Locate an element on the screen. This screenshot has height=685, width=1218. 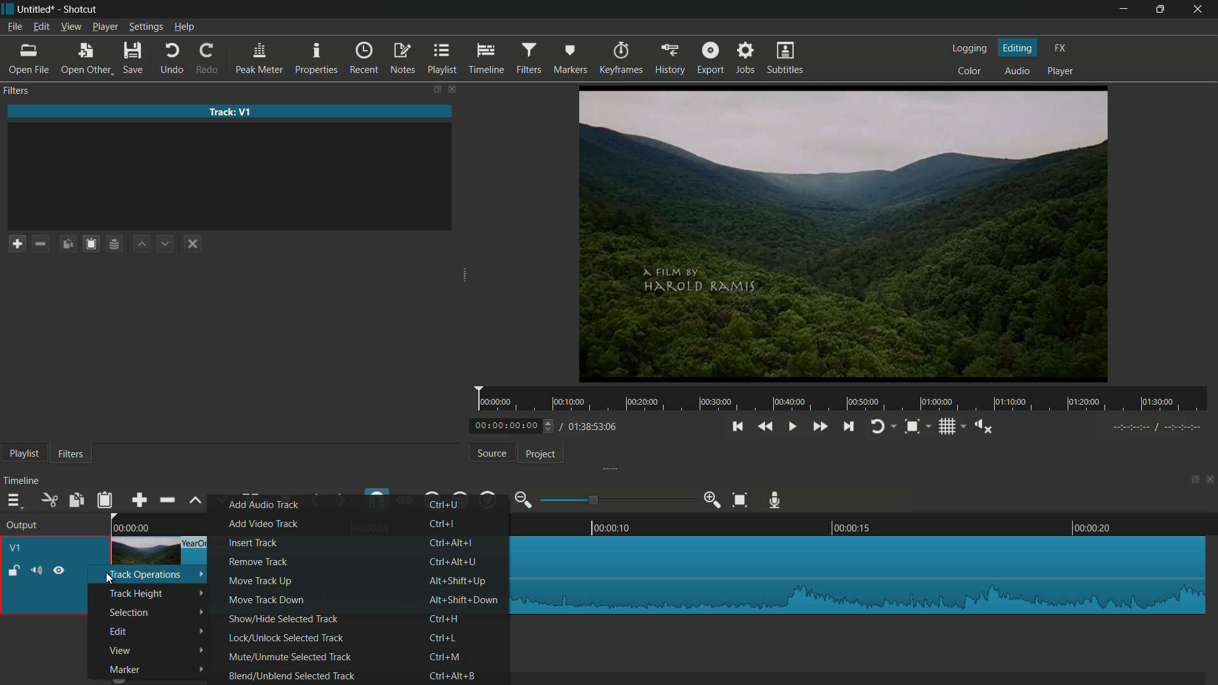
view menu is located at coordinates (72, 27).